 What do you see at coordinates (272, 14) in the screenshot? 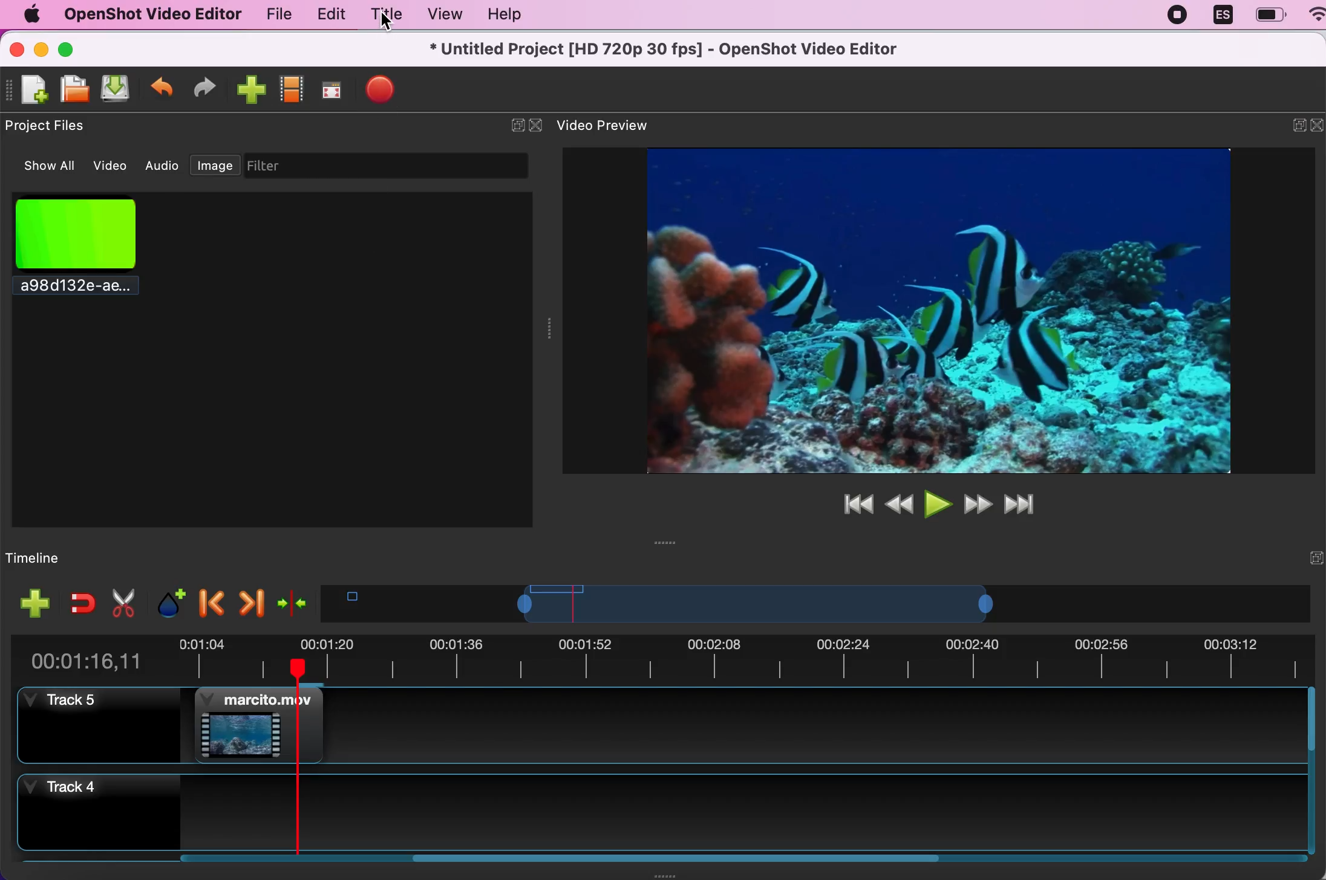
I see `file` at bounding box center [272, 14].